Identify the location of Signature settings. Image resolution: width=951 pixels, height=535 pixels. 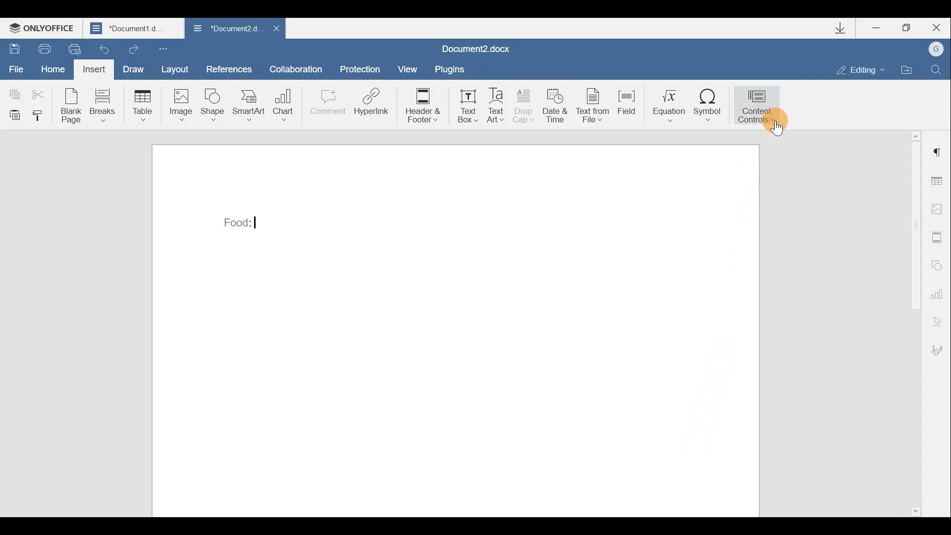
(941, 350).